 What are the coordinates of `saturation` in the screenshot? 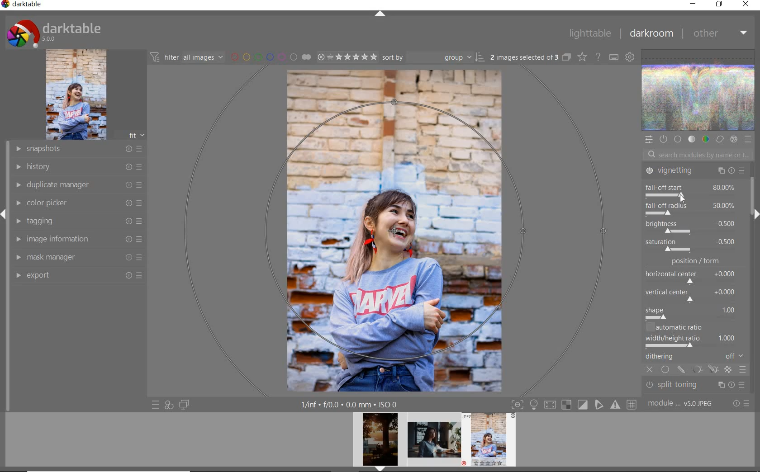 It's located at (692, 245).